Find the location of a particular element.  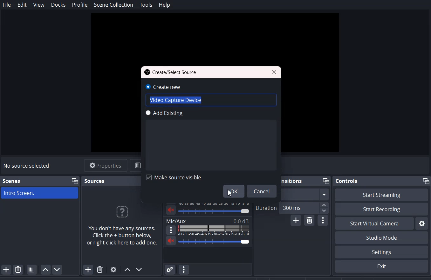

Add Source is located at coordinates (85, 270).